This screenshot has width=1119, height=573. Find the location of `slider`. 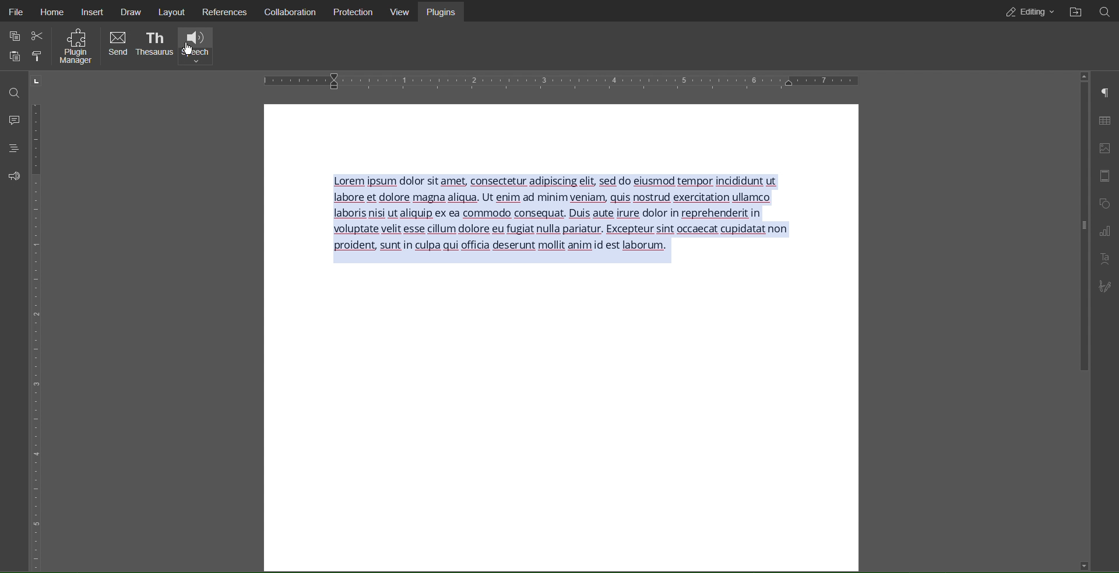

slider is located at coordinates (1079, 228).